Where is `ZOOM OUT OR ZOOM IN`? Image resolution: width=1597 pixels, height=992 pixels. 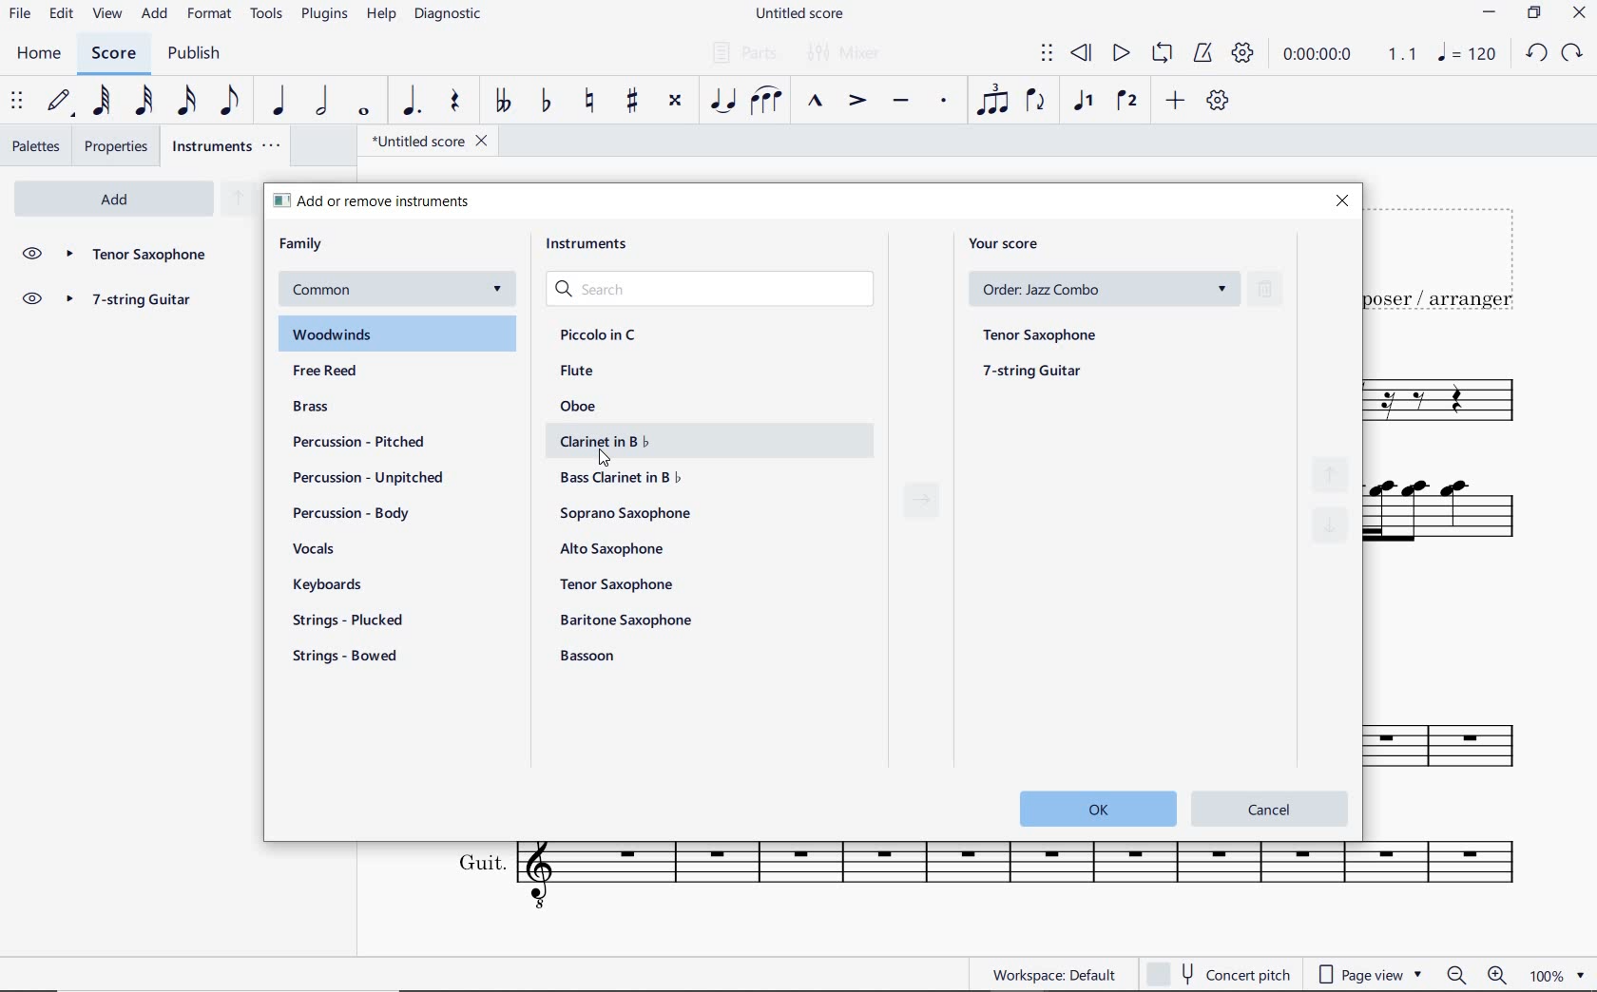
ZOOM OUT OR ZOOM IN is located at coordinates (1478, 975).